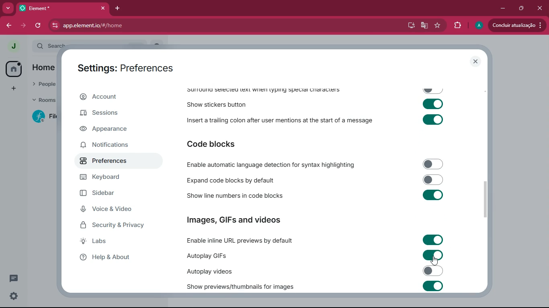  Describe the element at coordinates (315, 271) in the screenshot. I see `Autoplay videos` at that location.